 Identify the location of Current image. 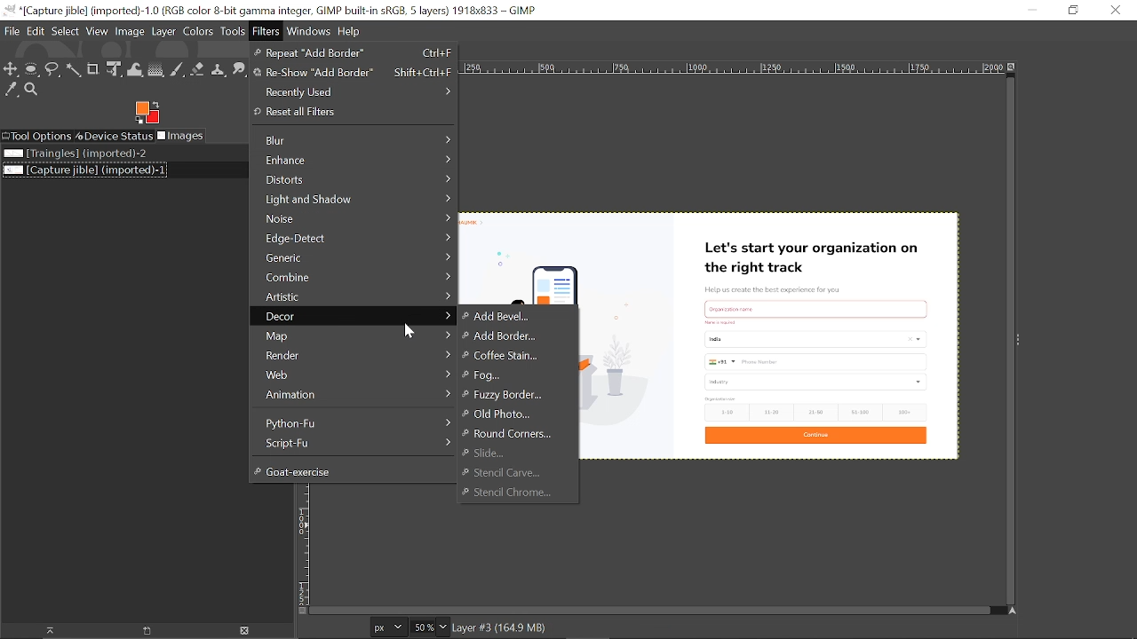
(627, 346).